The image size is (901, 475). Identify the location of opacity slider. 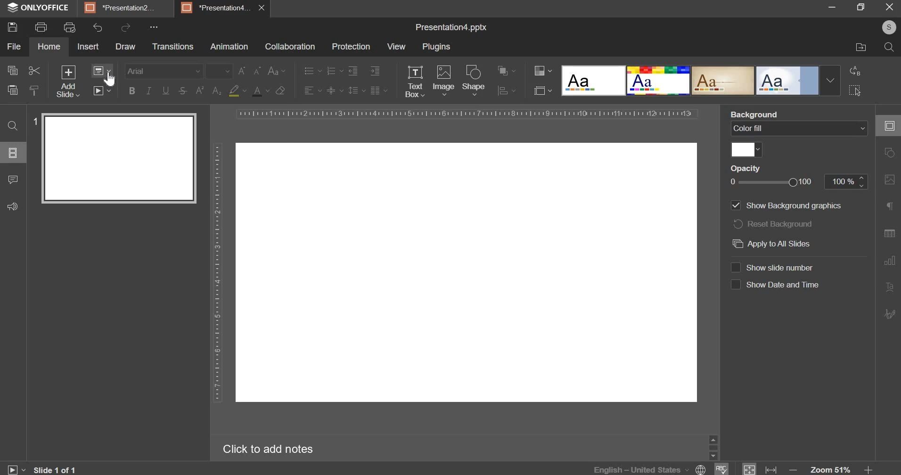
(773, 182).